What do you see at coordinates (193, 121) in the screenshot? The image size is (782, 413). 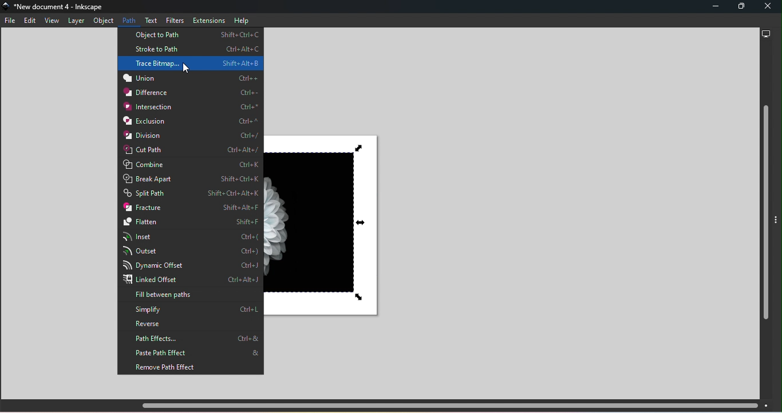 I see `Exclusion` at bounding box center [193, 121].